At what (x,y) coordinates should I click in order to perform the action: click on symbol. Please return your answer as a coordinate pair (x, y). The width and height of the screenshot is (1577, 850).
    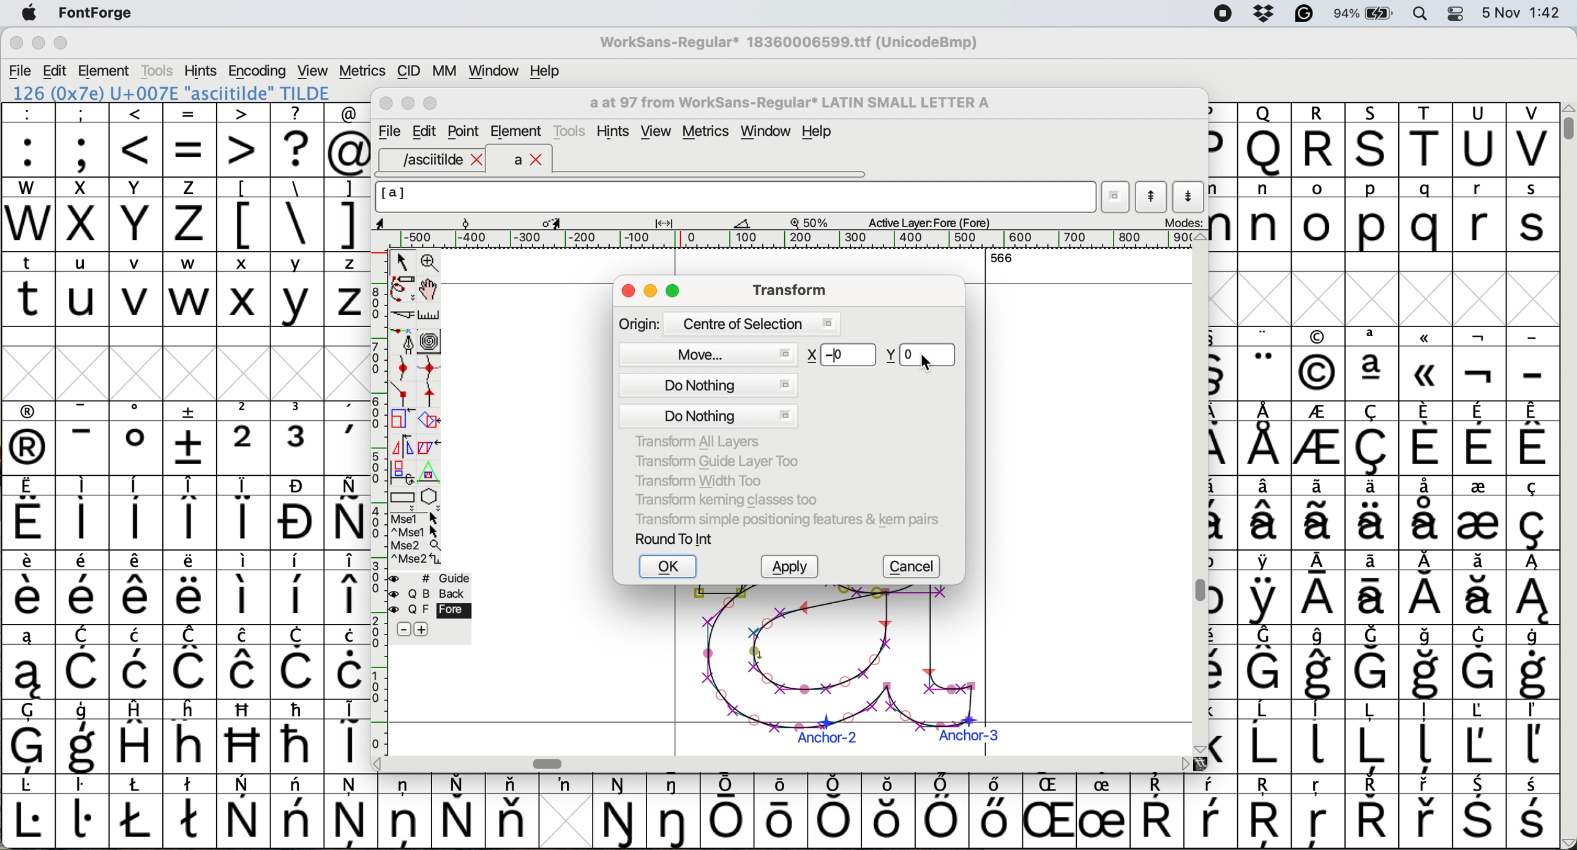
    Looking at the image, I should click on (137, 438).